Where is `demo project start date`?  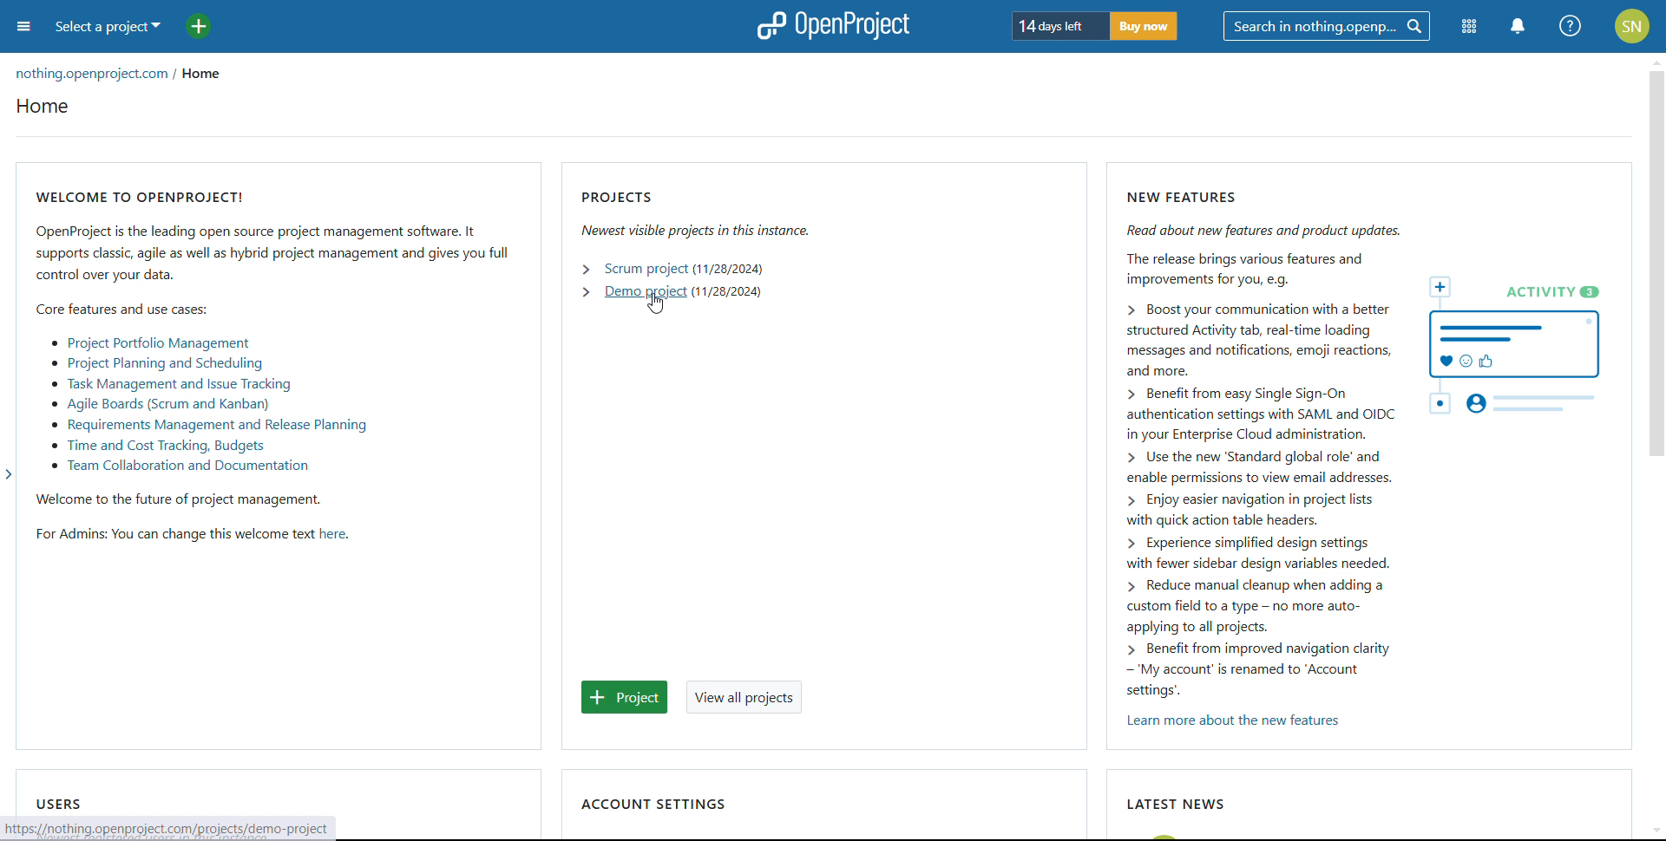
demo project start date is located at coordinates (727, 291).